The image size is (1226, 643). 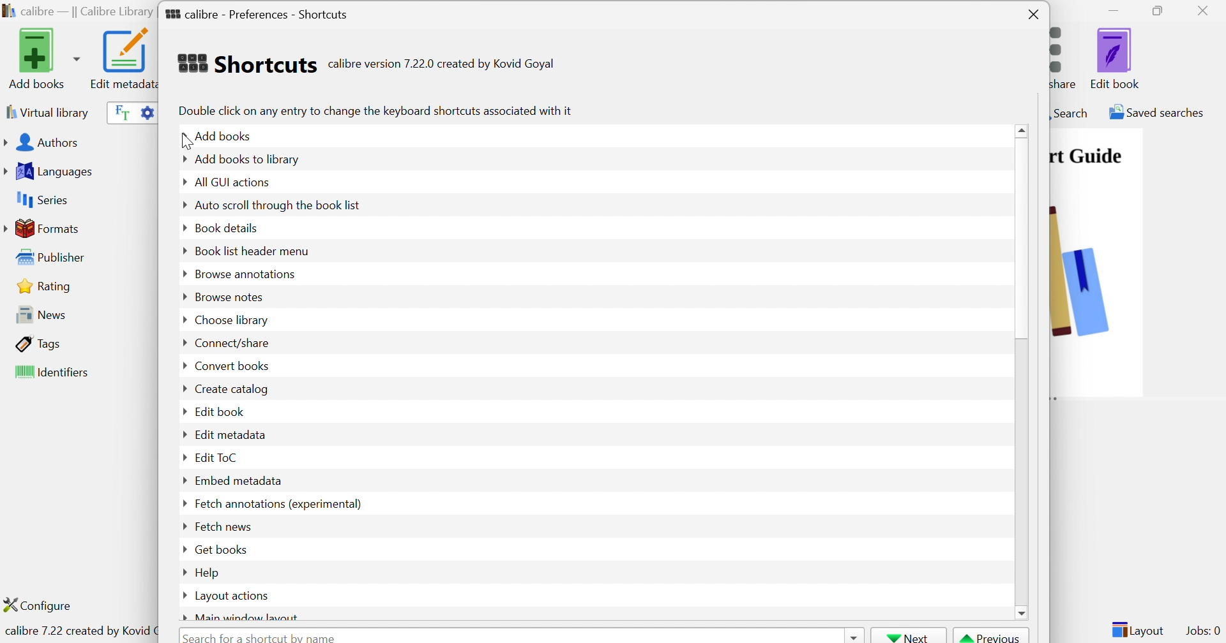 I want to click on Rating, so click(x=46, y=286).